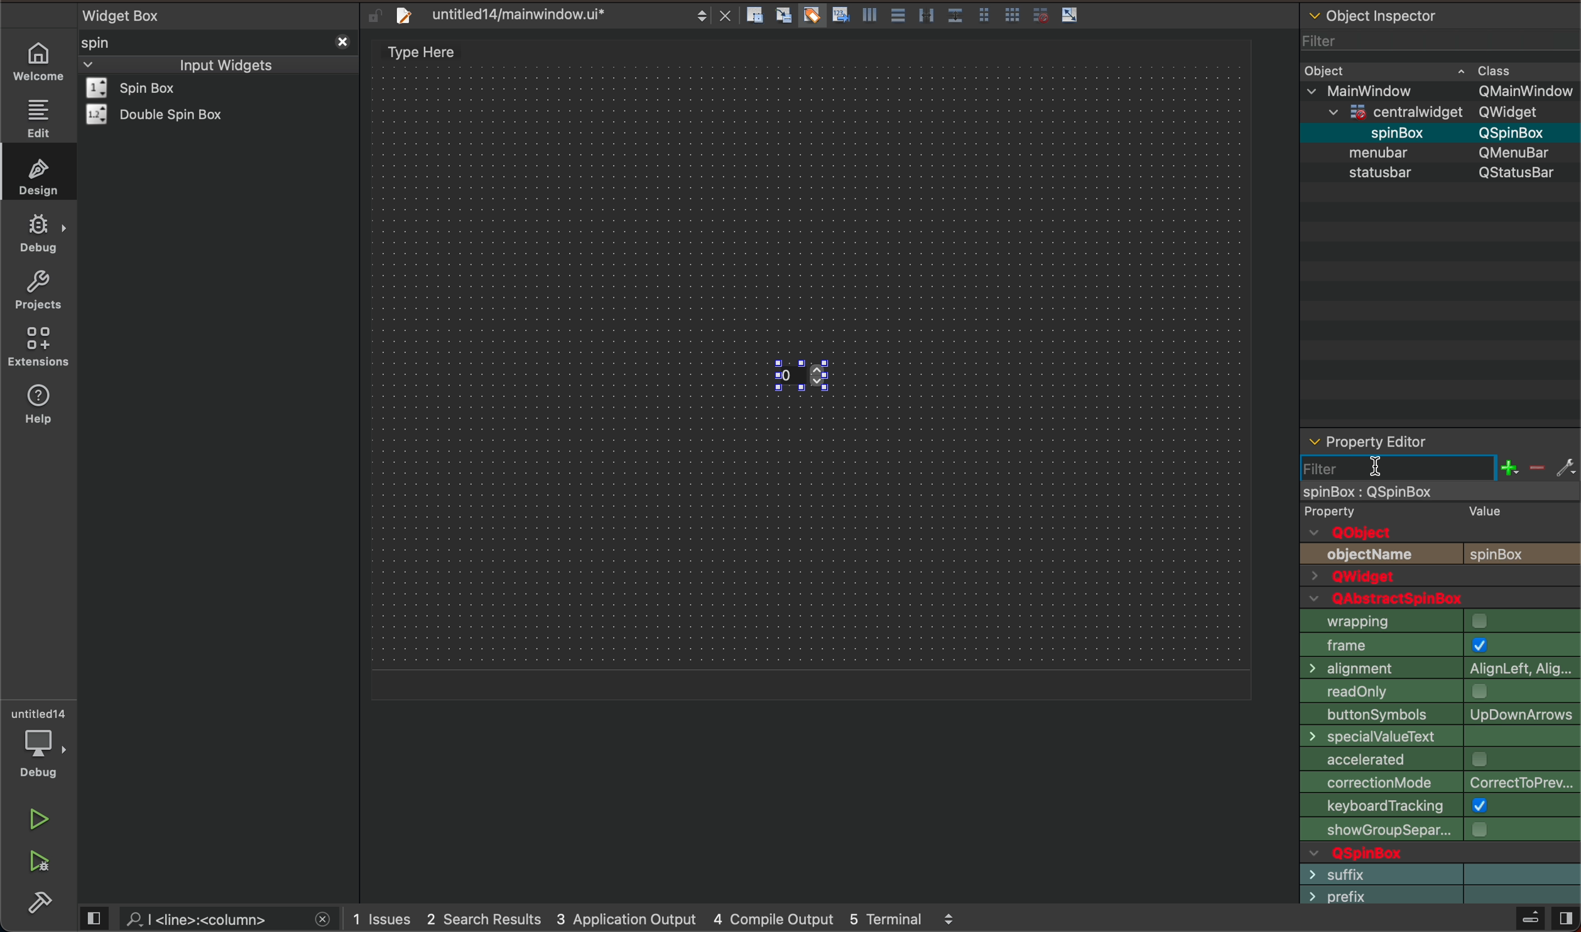 The image size is (1581, 932). I want to click on object, so click(1383, 152).